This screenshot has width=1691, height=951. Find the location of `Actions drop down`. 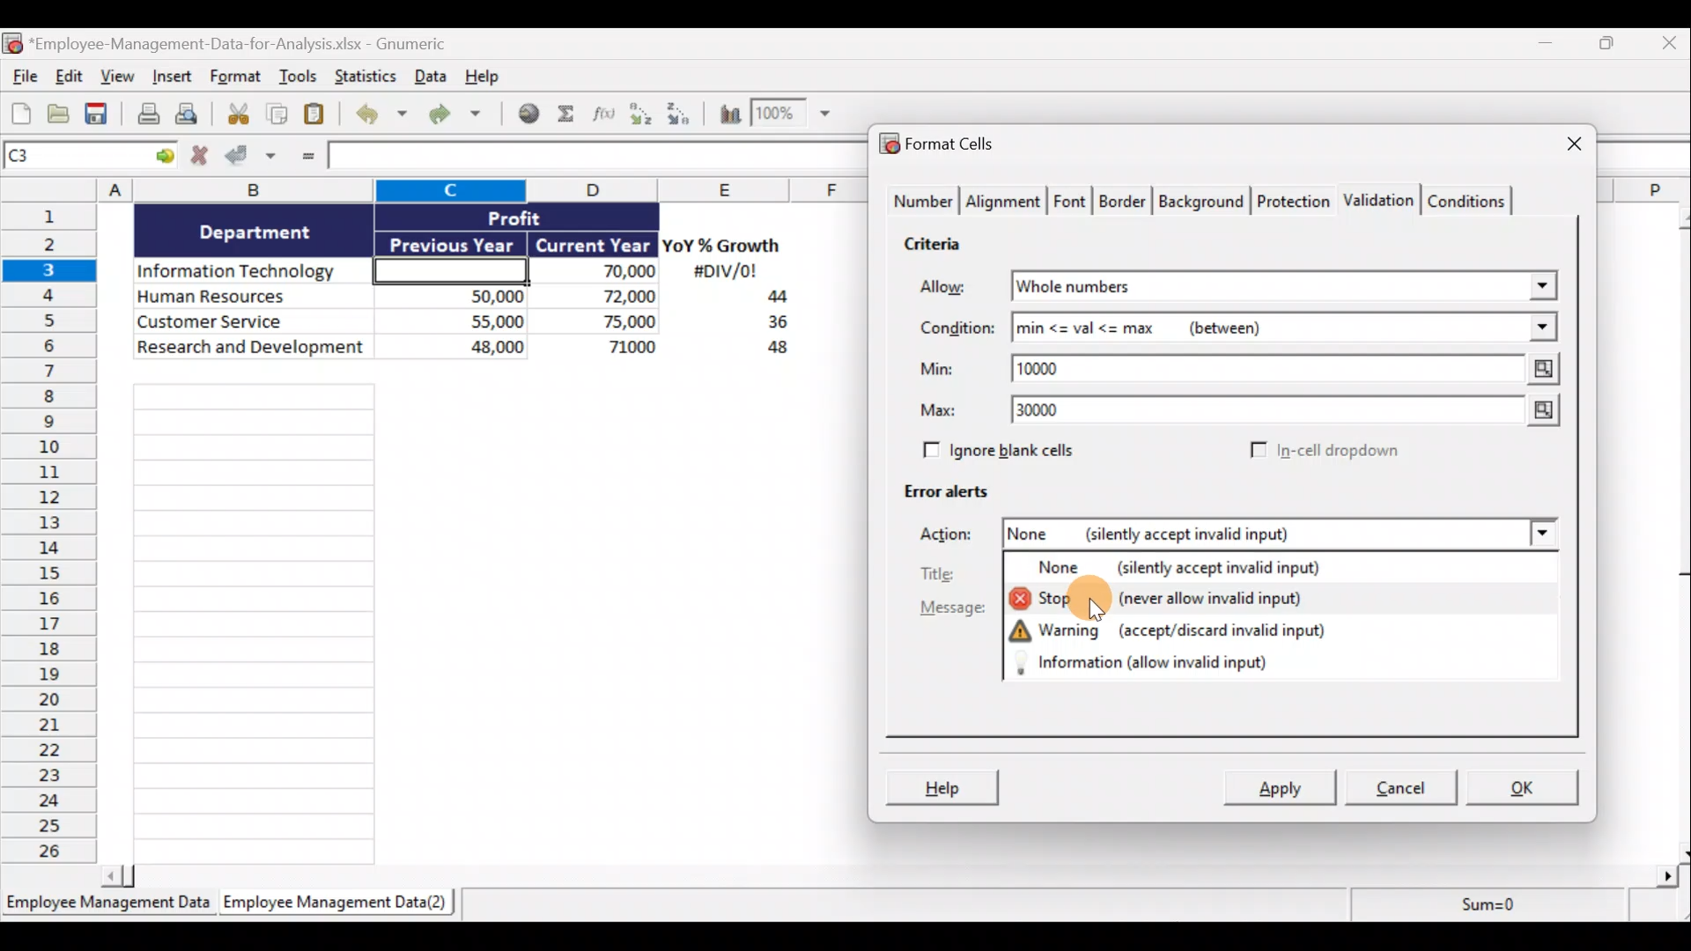

Actions drop down is located at coordinates (1538, 536).